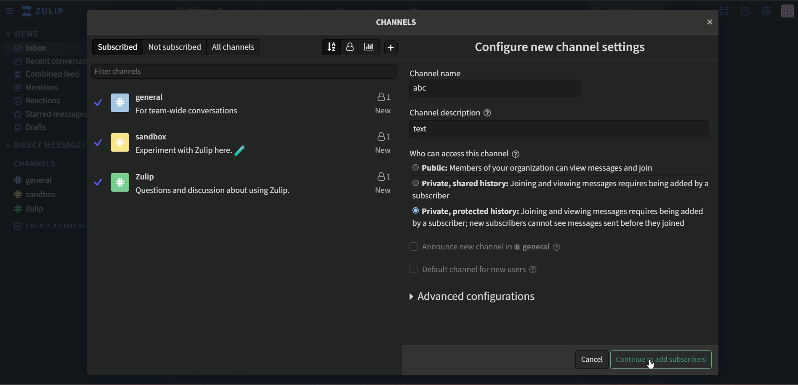 Image resolution: width=798 pixels, height=385 pixels. I want to click on sort, so click(332, 46).